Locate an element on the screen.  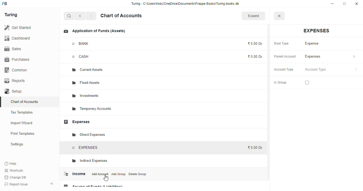
current assets is located at coordinates (87, 70).